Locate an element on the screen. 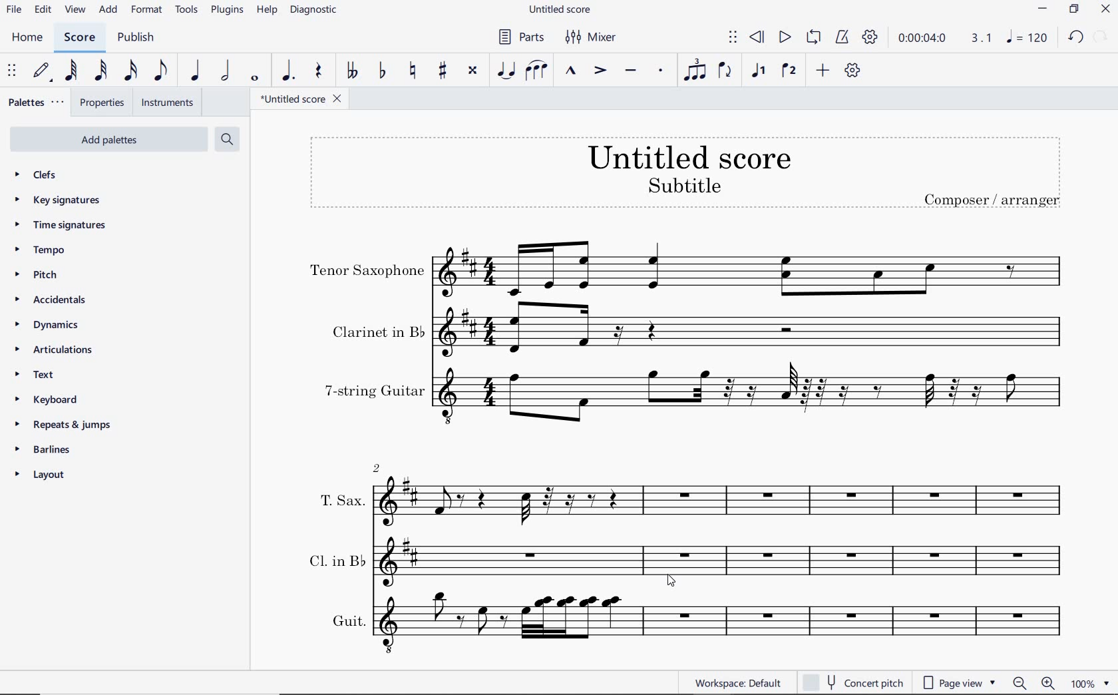 The image size is (1118, 695). accidentals is located at coordinates (53, 302).